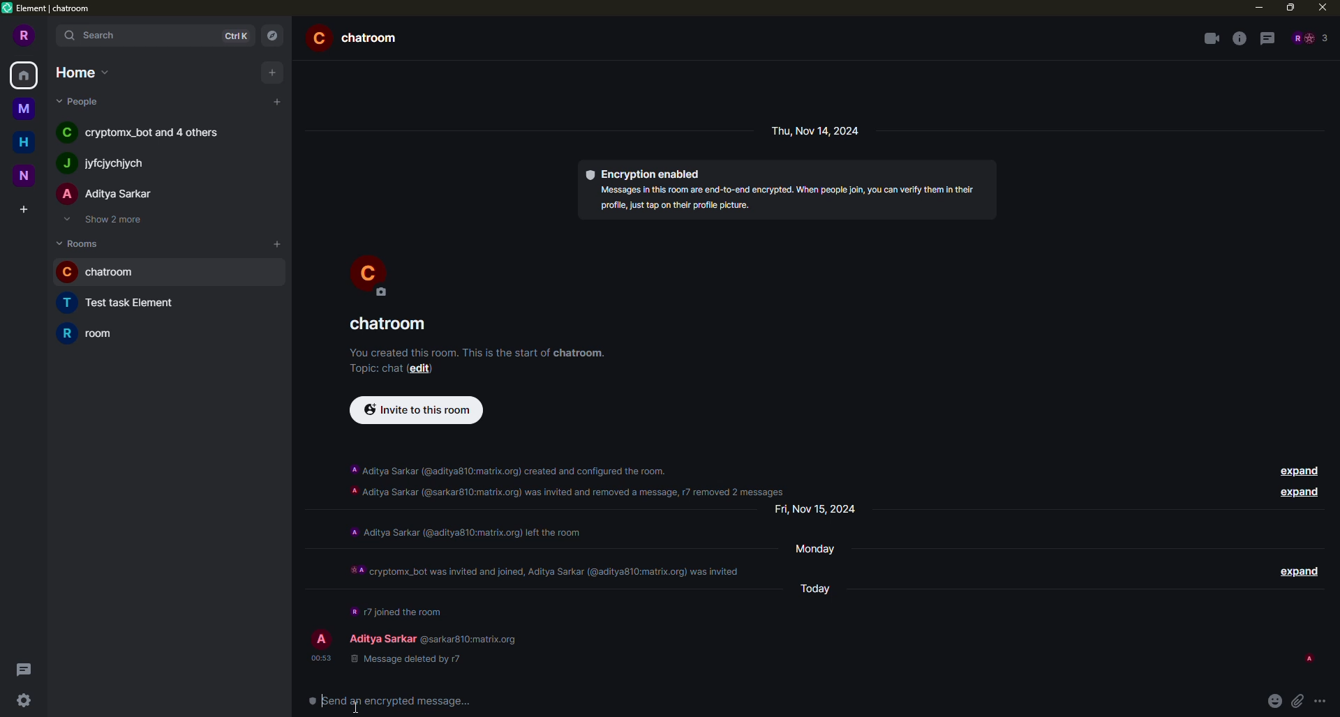 Image resolution: width=1340 pixels, height=717 pixels. I want to click on info, so click(570, 477).